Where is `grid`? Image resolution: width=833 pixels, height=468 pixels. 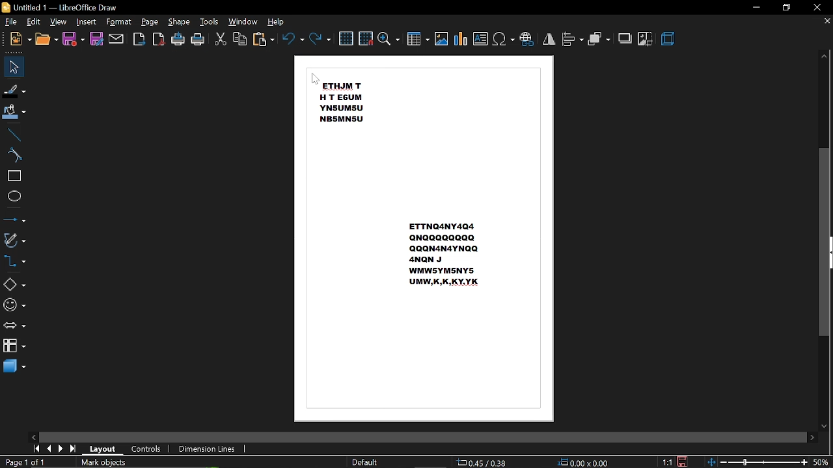
grid is located at coordinates (346, 38).